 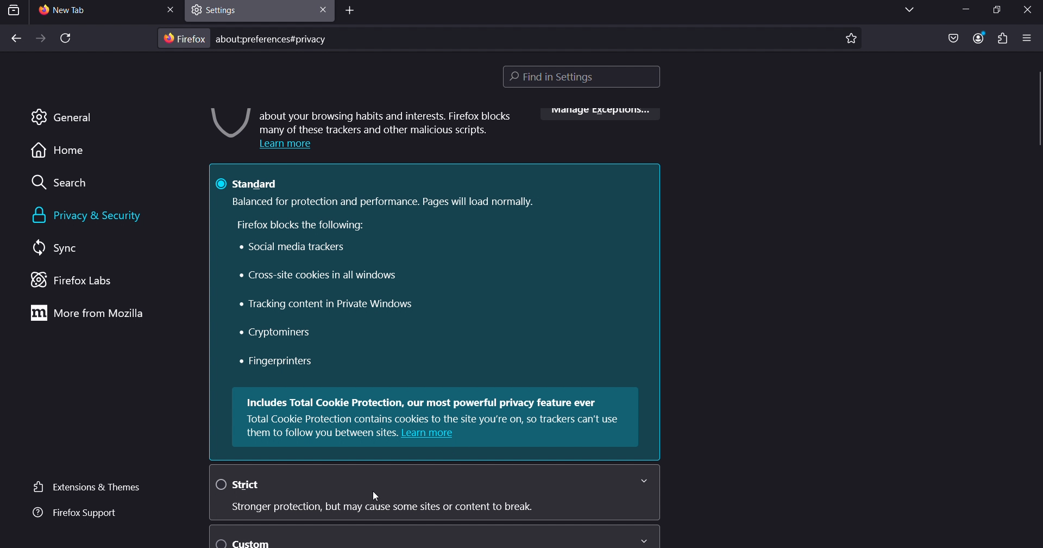 I want to click on image, so click(x=227, y=123).